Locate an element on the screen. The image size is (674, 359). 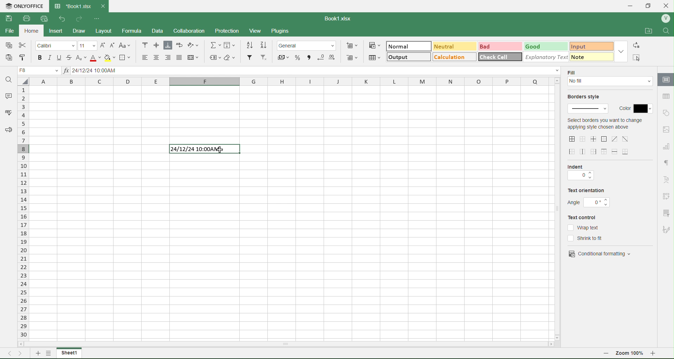
explanatory text is located at coordinates (543, 57).